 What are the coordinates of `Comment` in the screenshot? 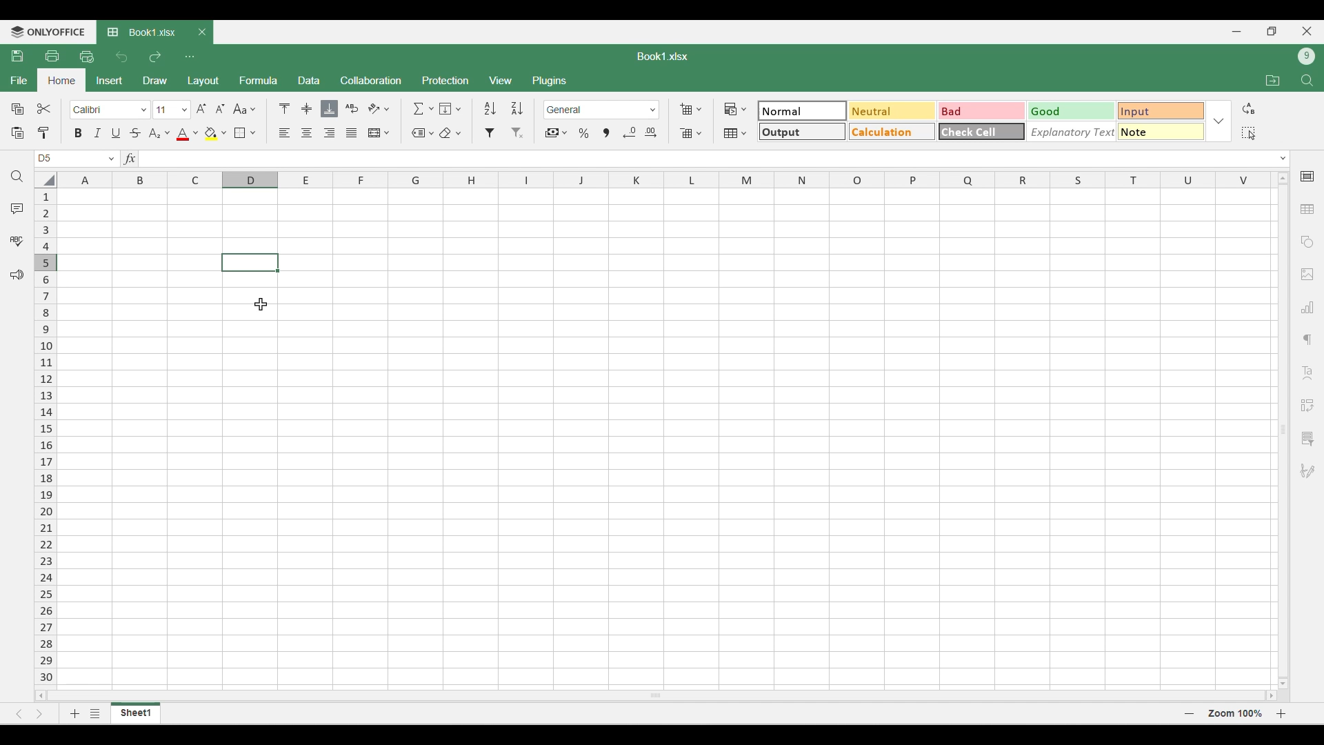 It's located at (17, 208).